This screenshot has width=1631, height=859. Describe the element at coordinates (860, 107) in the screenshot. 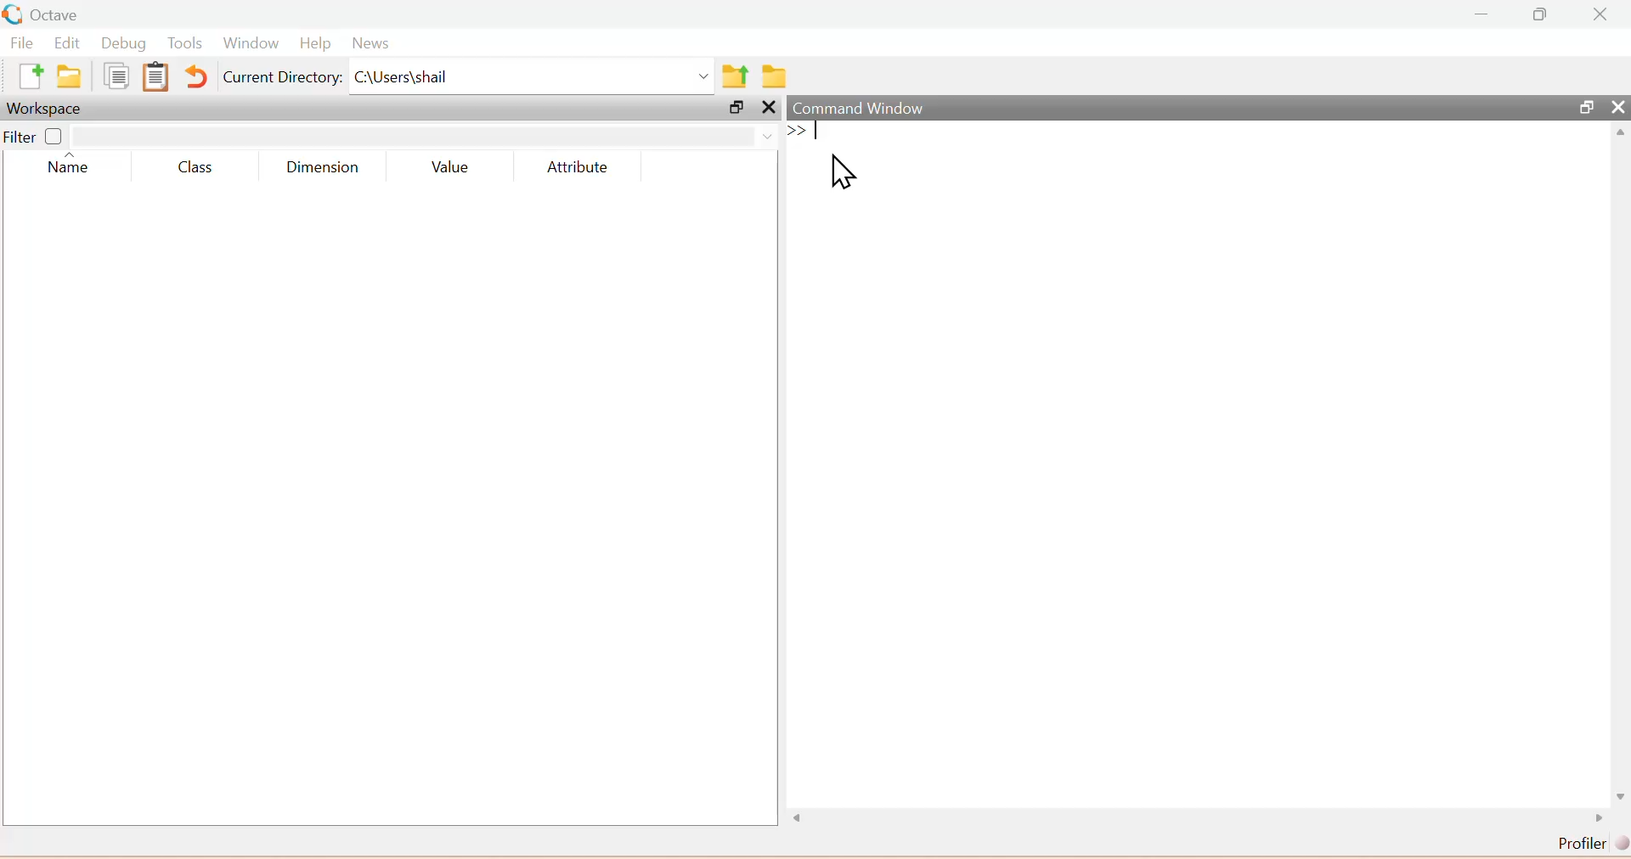

I see `Command Window` at that location.